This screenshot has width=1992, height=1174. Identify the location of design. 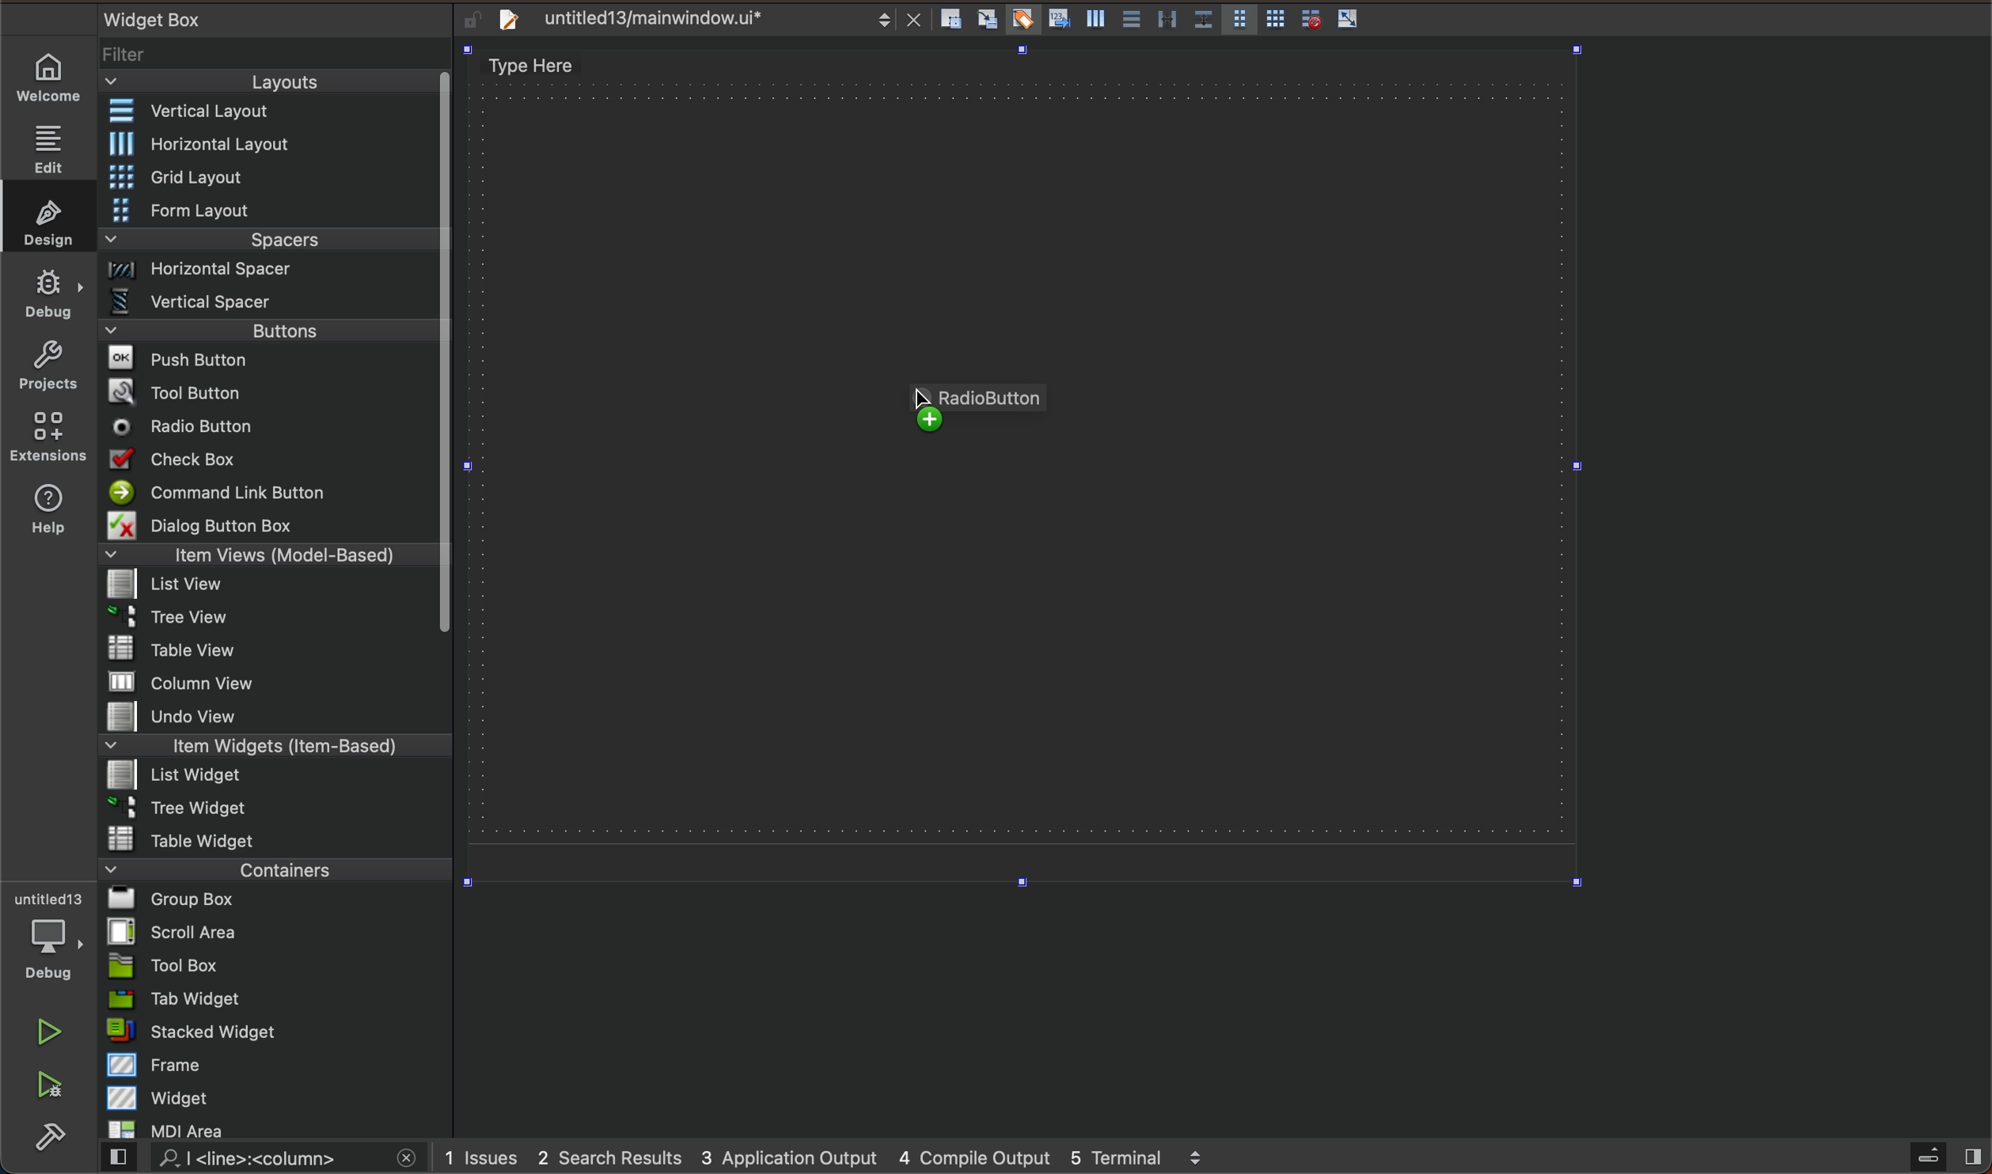
(44, 217).